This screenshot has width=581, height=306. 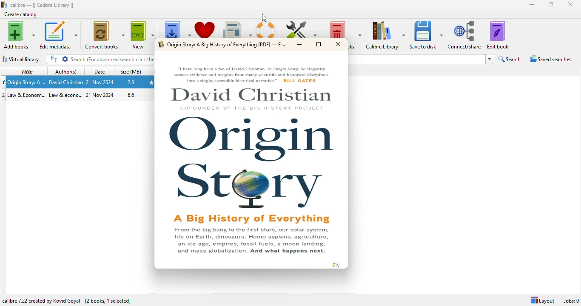 What do you see at coordinates (100, 71) in the screenshot?
I see `date` at bounding box center [100, 71].